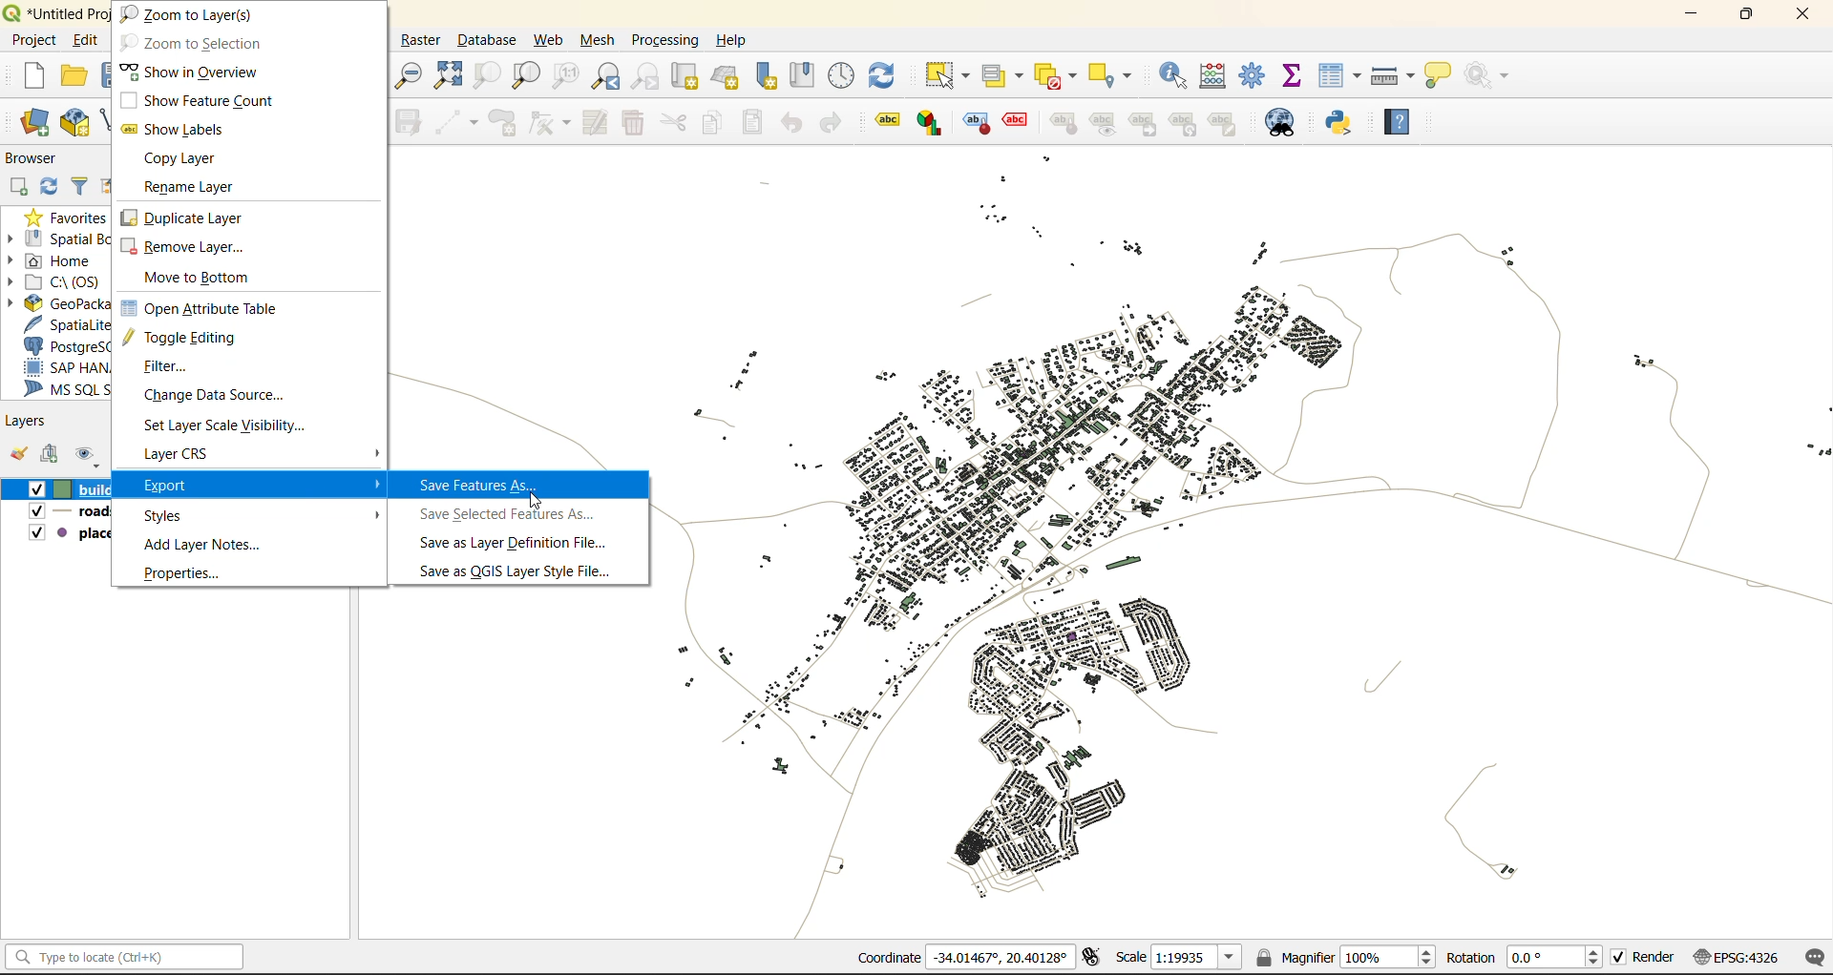 Image resolution: width=1833 pixels, height=975 pixels. Describe the element at coordinates (727, 78) in the screenshot. I see `new 3d map view` at that location.